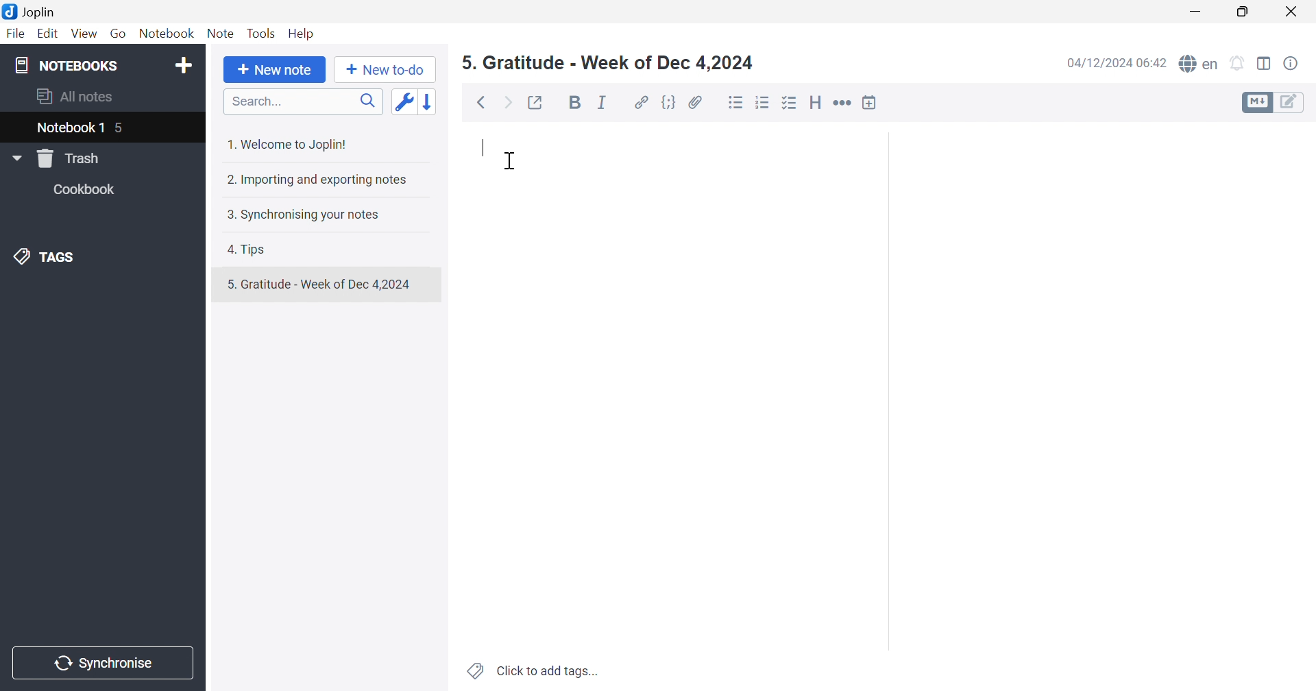 The image size is (1316, 691). Describe the element at coordinates (48, 33) in the screenshot. I see `Edit` at that location.